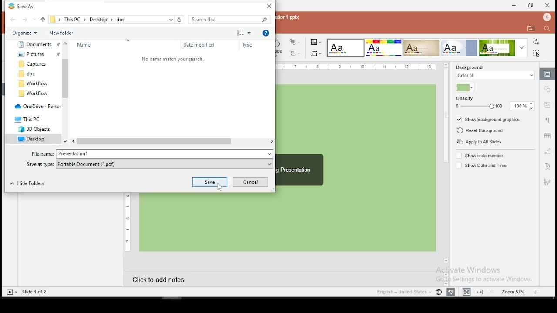  Describe the element at coordinates (170, 20) in the screenshot. I see `previous locations` at that location.